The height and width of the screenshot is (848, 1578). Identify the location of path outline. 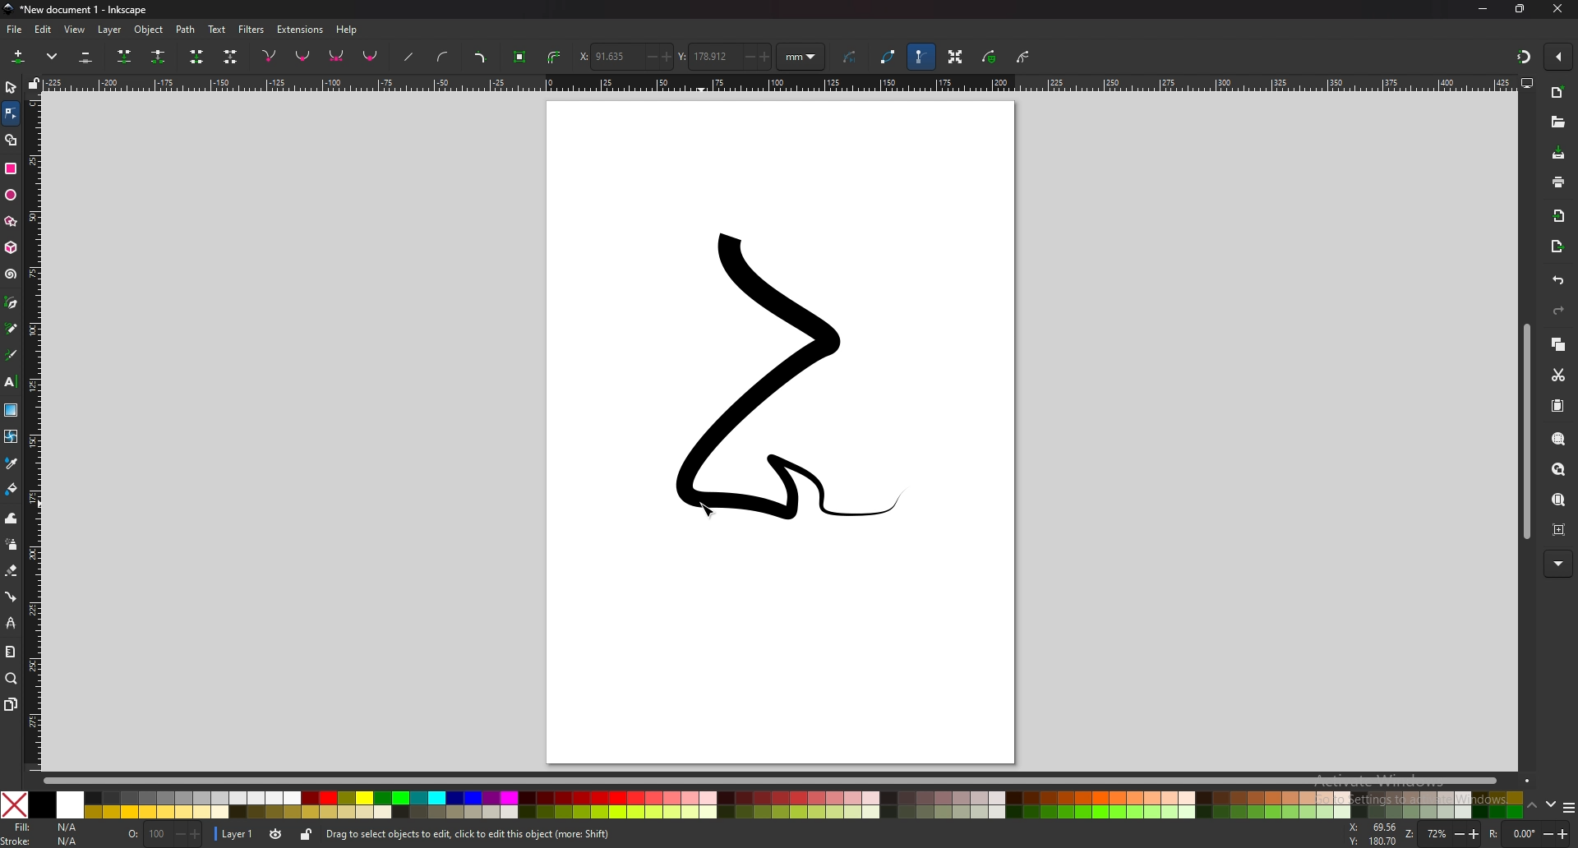
(889, 57).